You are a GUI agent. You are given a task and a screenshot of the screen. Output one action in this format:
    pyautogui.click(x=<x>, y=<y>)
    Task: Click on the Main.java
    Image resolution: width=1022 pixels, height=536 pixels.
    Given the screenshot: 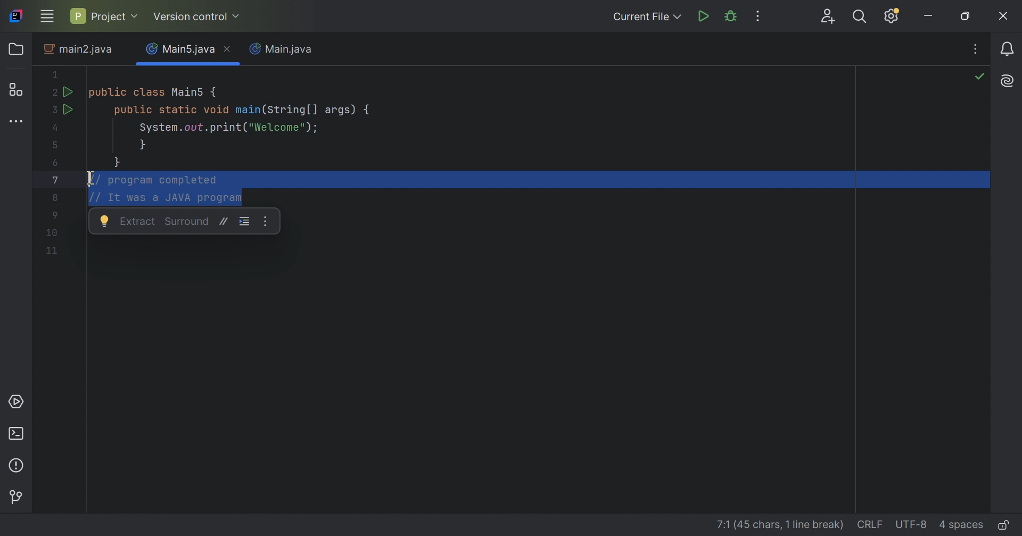 What is the action you would take?
    pyautogui.click(x=284, y=50)
    